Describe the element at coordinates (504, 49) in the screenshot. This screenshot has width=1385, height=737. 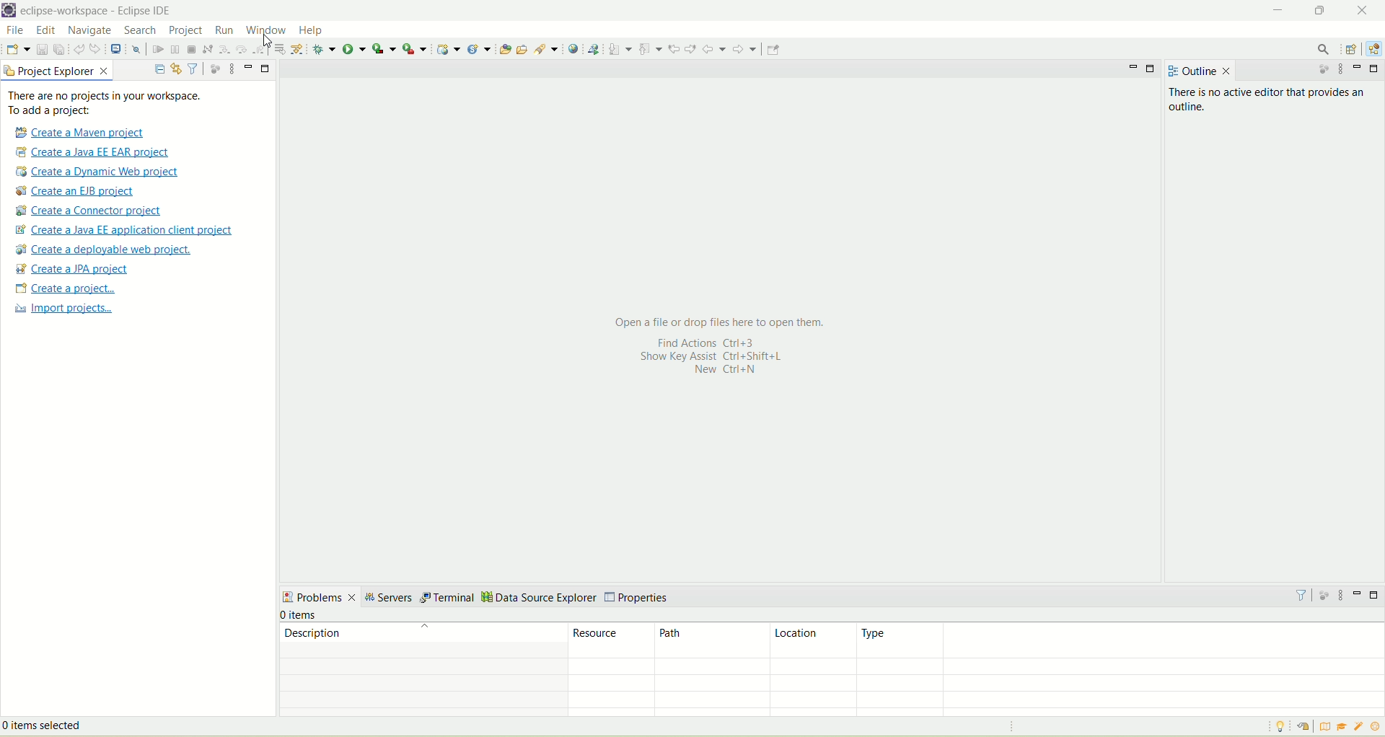
I see `open type` at that location.